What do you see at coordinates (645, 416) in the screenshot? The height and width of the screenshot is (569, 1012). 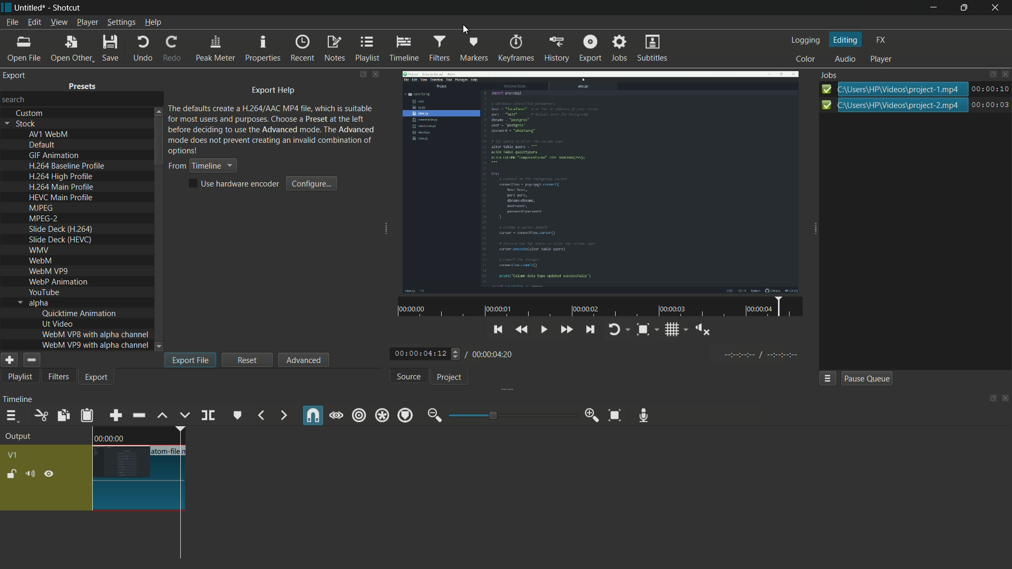 I see `record audio` at bounding box center [645, 416].